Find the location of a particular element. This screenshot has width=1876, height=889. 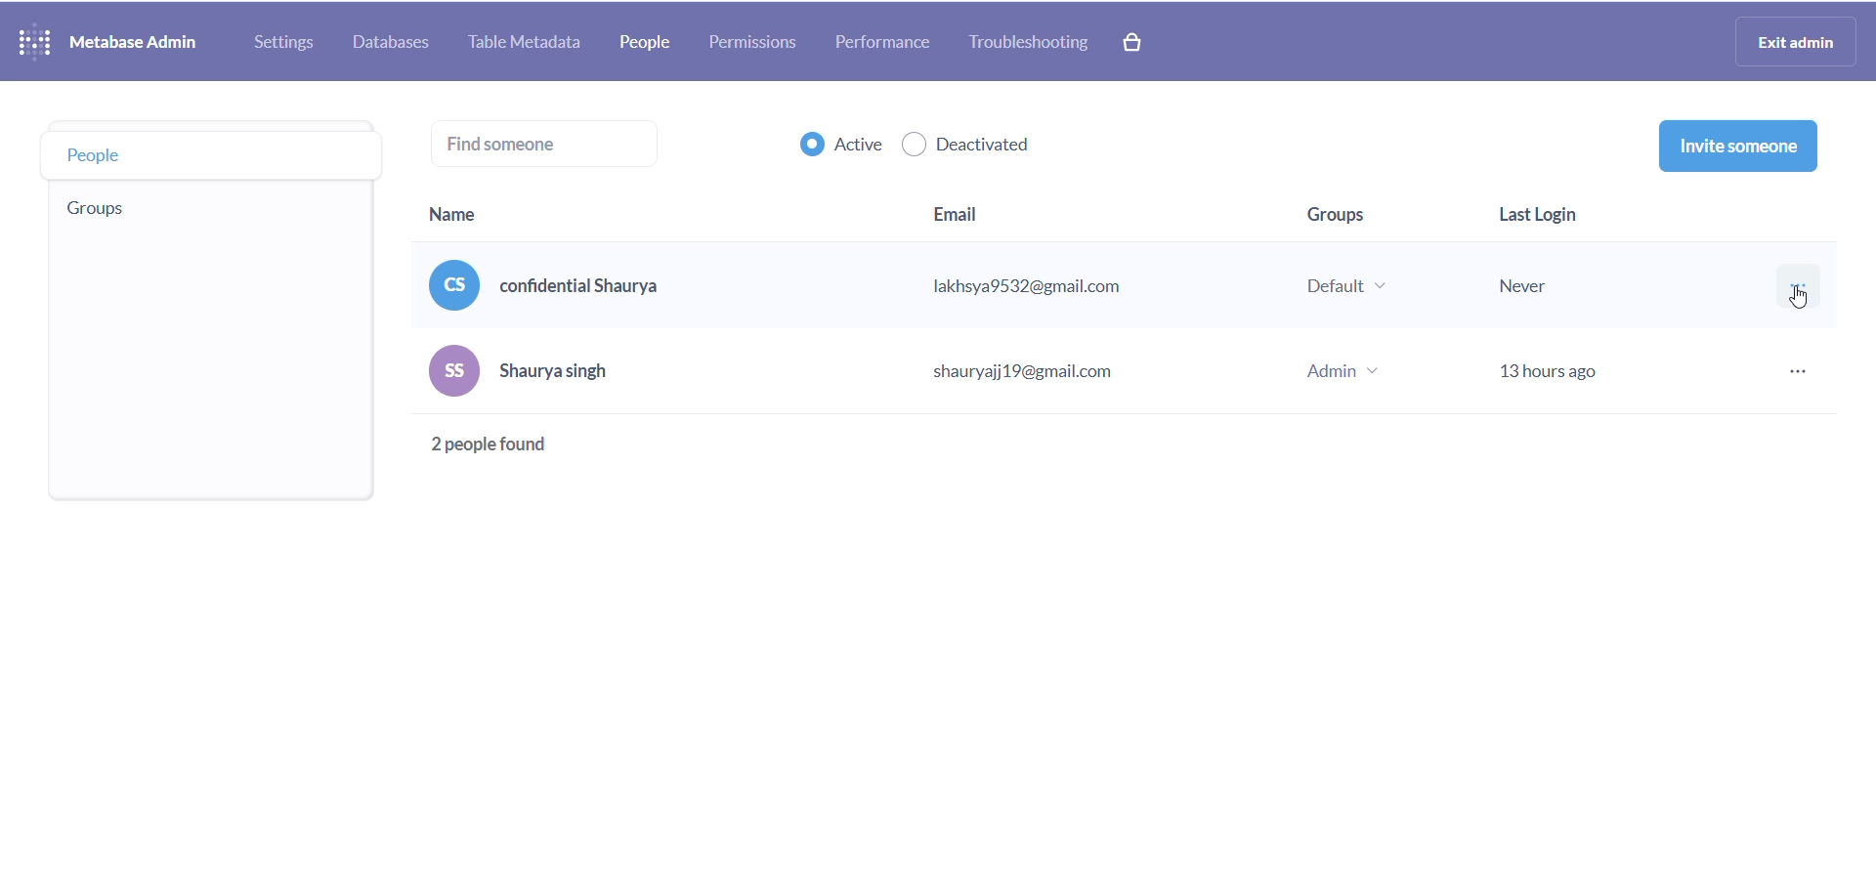

database is located at coordinates (389, 42).